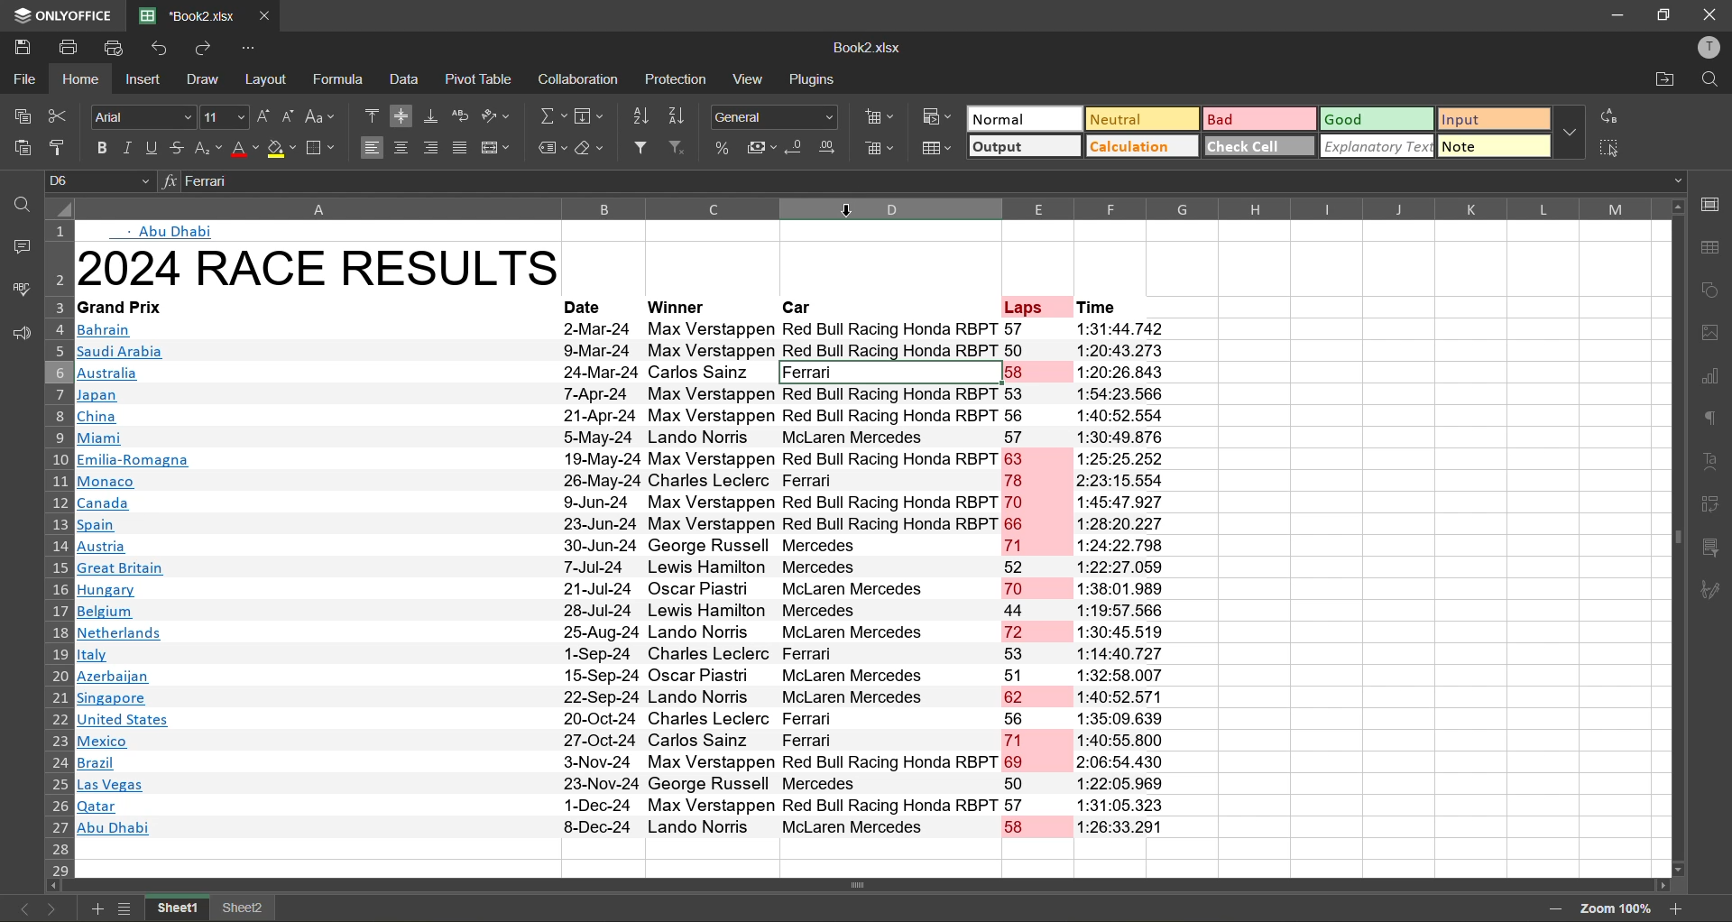 Image resolution: width=1732 pixels, height=922 pixels. I want to click on D6, so click(99, 183).